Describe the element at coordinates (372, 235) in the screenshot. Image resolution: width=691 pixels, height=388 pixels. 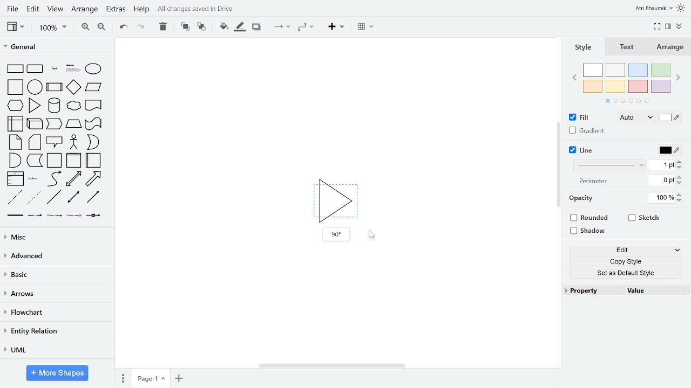
I see `Cursor` at that location.